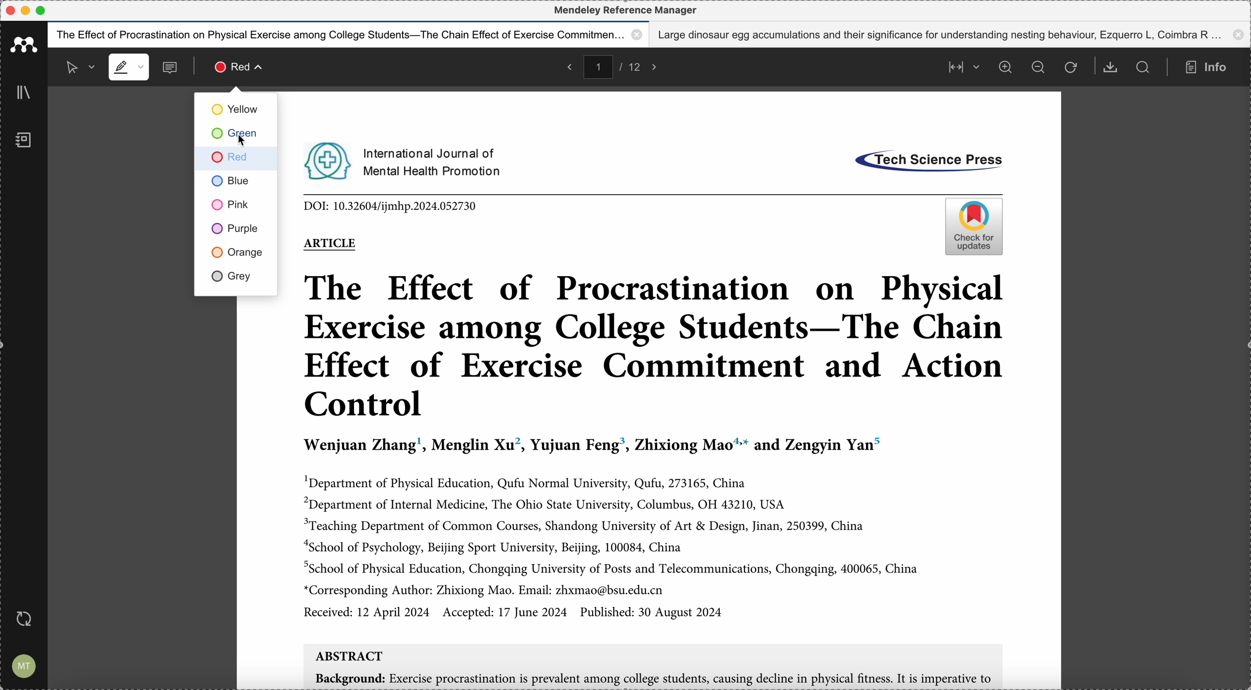 This screenshot has height=690, width=1251. Describe the element at coordinates (1040, 68) in the screenshot. I see `zoom out` at that location.